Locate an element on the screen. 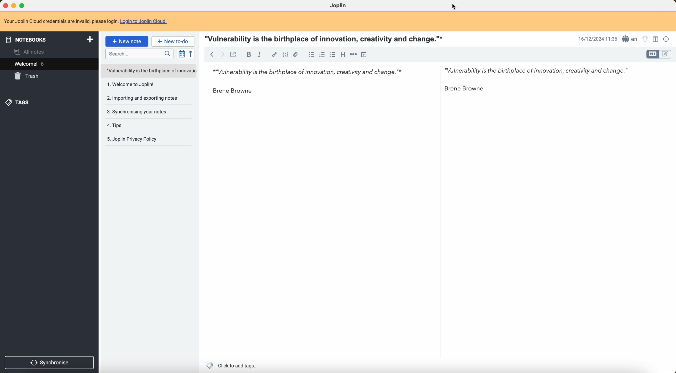 This screenshot has height=373, width=676. toggle external editing is located at coordinates (234, 55).